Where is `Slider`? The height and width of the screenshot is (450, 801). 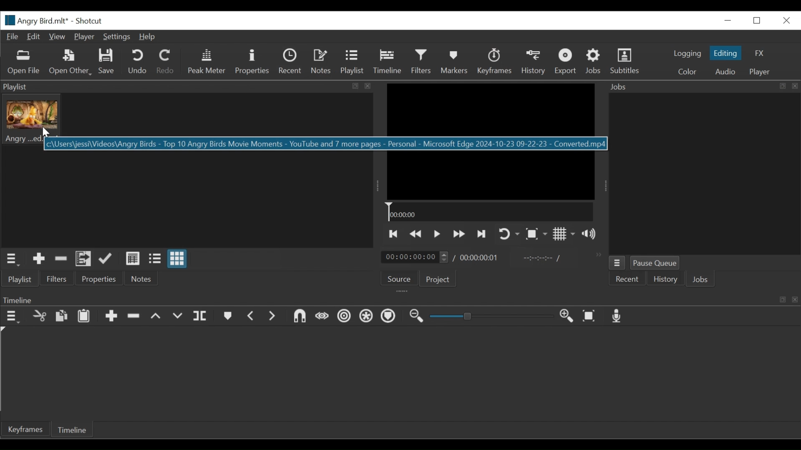 Slider is located at coordinates (492, 316).